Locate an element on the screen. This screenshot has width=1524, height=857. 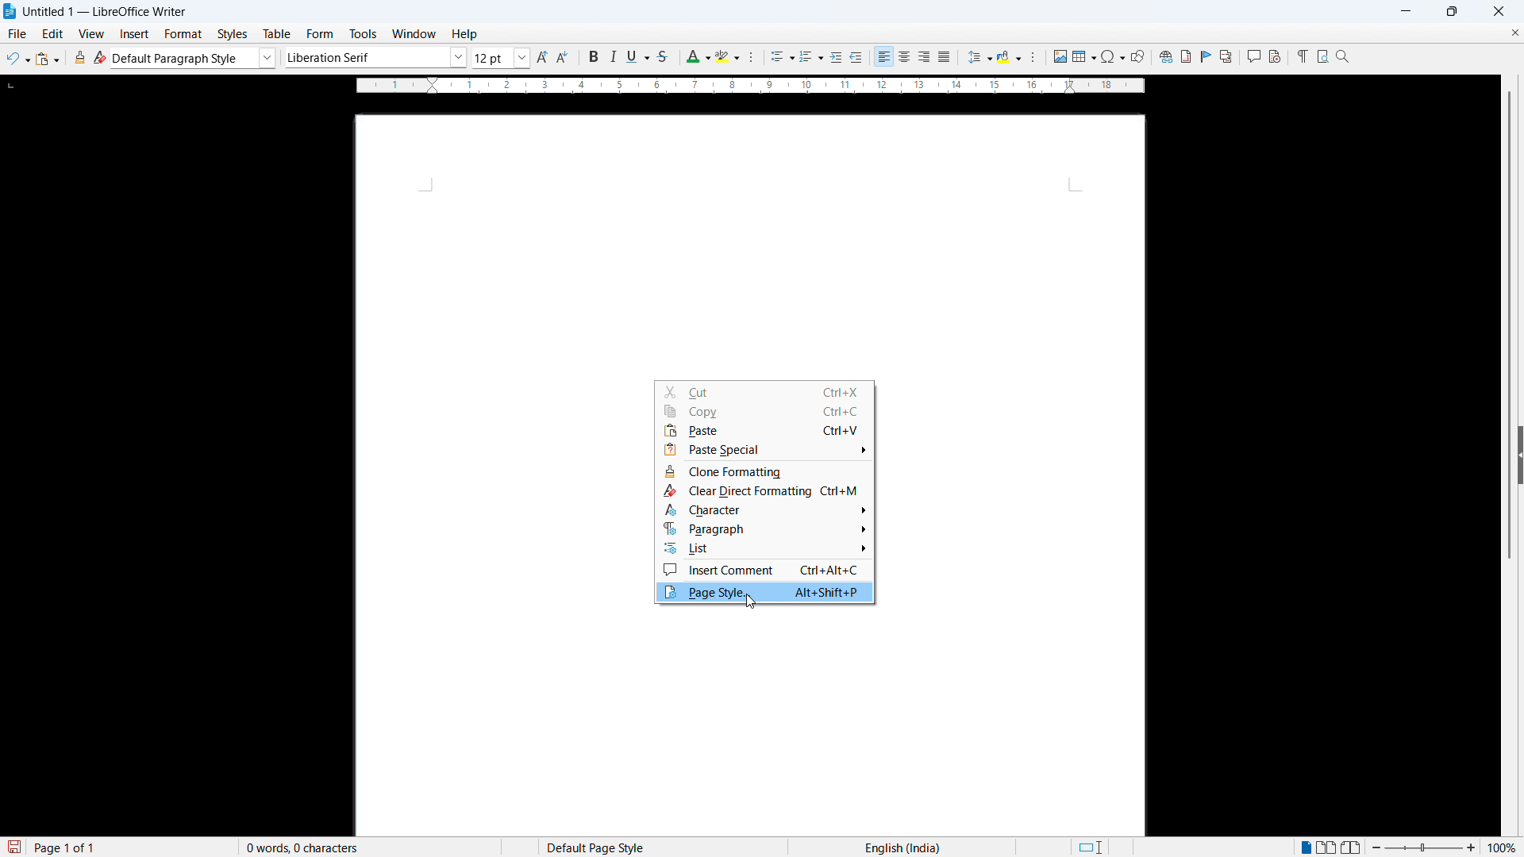
Toggle formatting marks  is located at coordinates (1300, 56).